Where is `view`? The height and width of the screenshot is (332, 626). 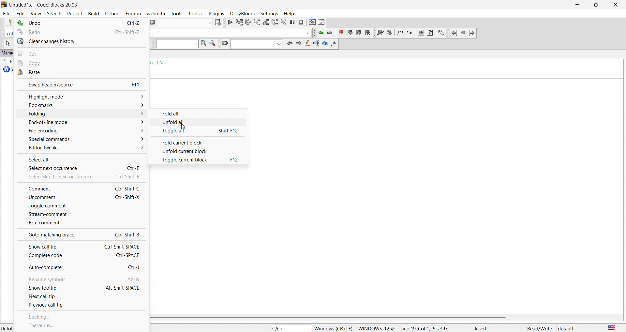 view is located at coordinates (36, 13).